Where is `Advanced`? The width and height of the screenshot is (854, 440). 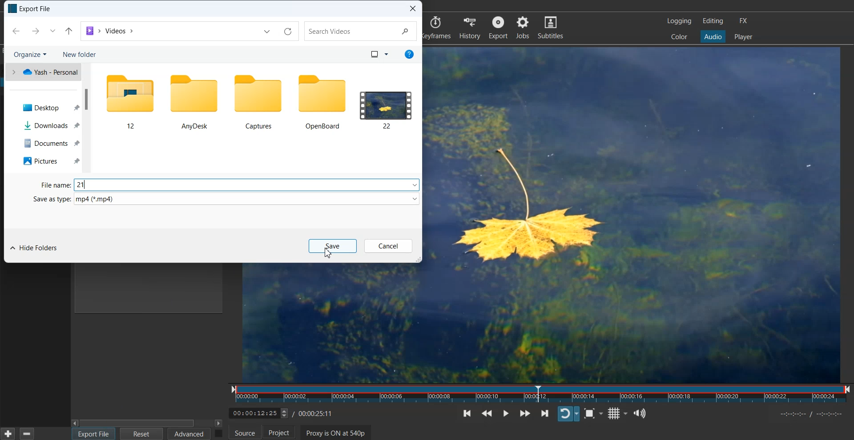
Advanced is located at coordinates (190, 434).